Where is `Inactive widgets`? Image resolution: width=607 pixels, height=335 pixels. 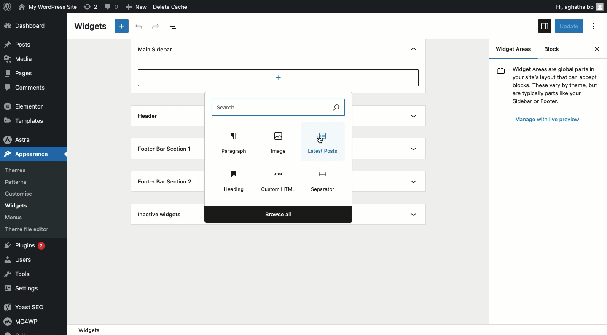
Inactive widgets is located at coordinates (163, 215).